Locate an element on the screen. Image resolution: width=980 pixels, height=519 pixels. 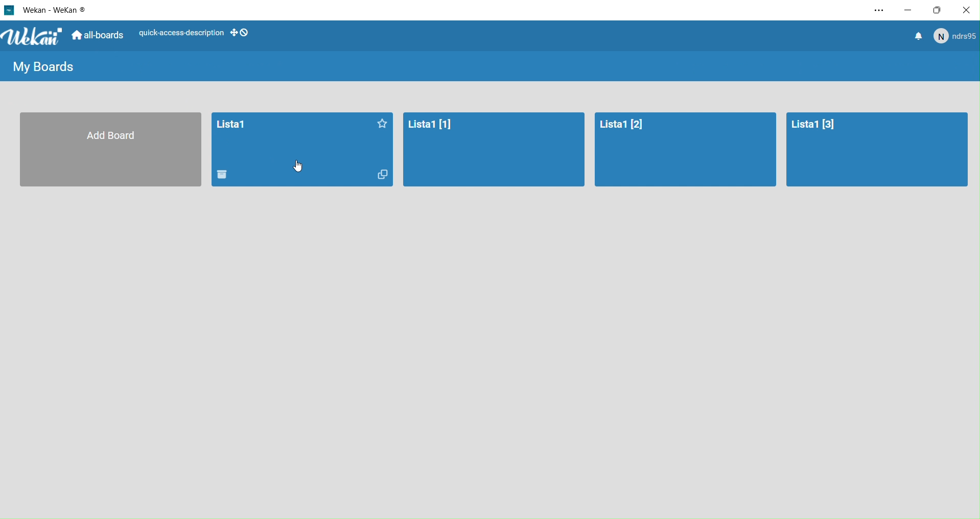
Notifications is located at coordinates (914, 36).